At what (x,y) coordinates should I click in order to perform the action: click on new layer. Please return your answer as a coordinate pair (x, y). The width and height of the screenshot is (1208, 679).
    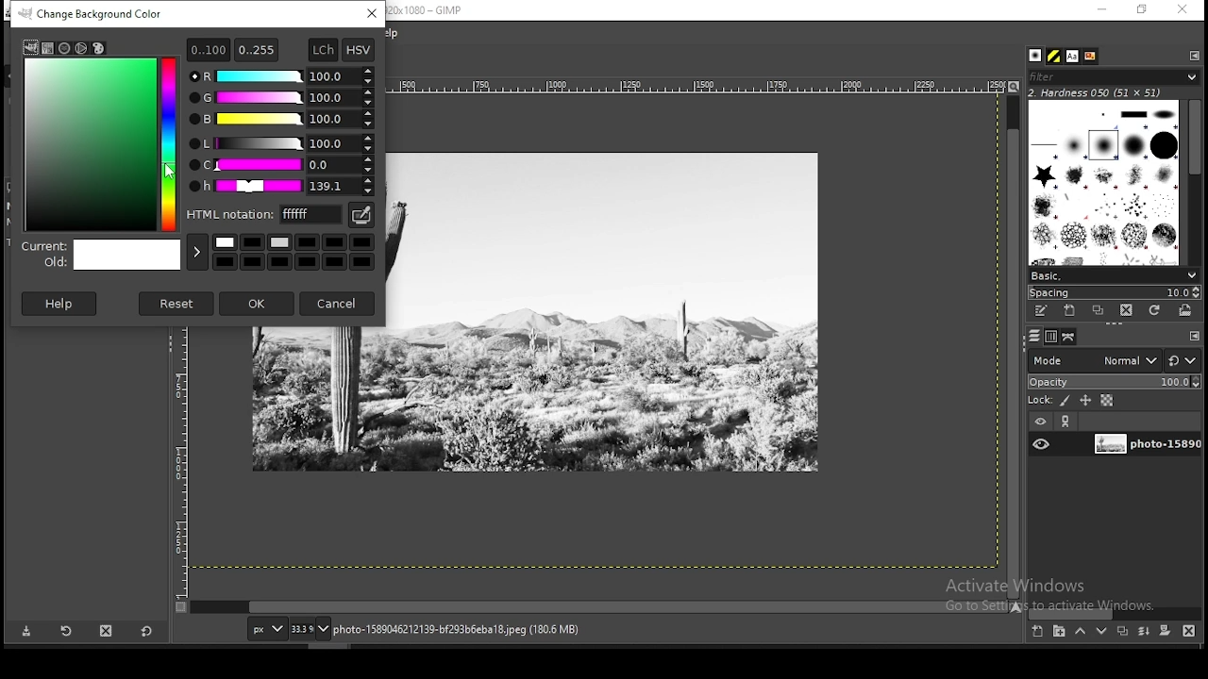
    Looking at the image, I should click on (1039, 633).